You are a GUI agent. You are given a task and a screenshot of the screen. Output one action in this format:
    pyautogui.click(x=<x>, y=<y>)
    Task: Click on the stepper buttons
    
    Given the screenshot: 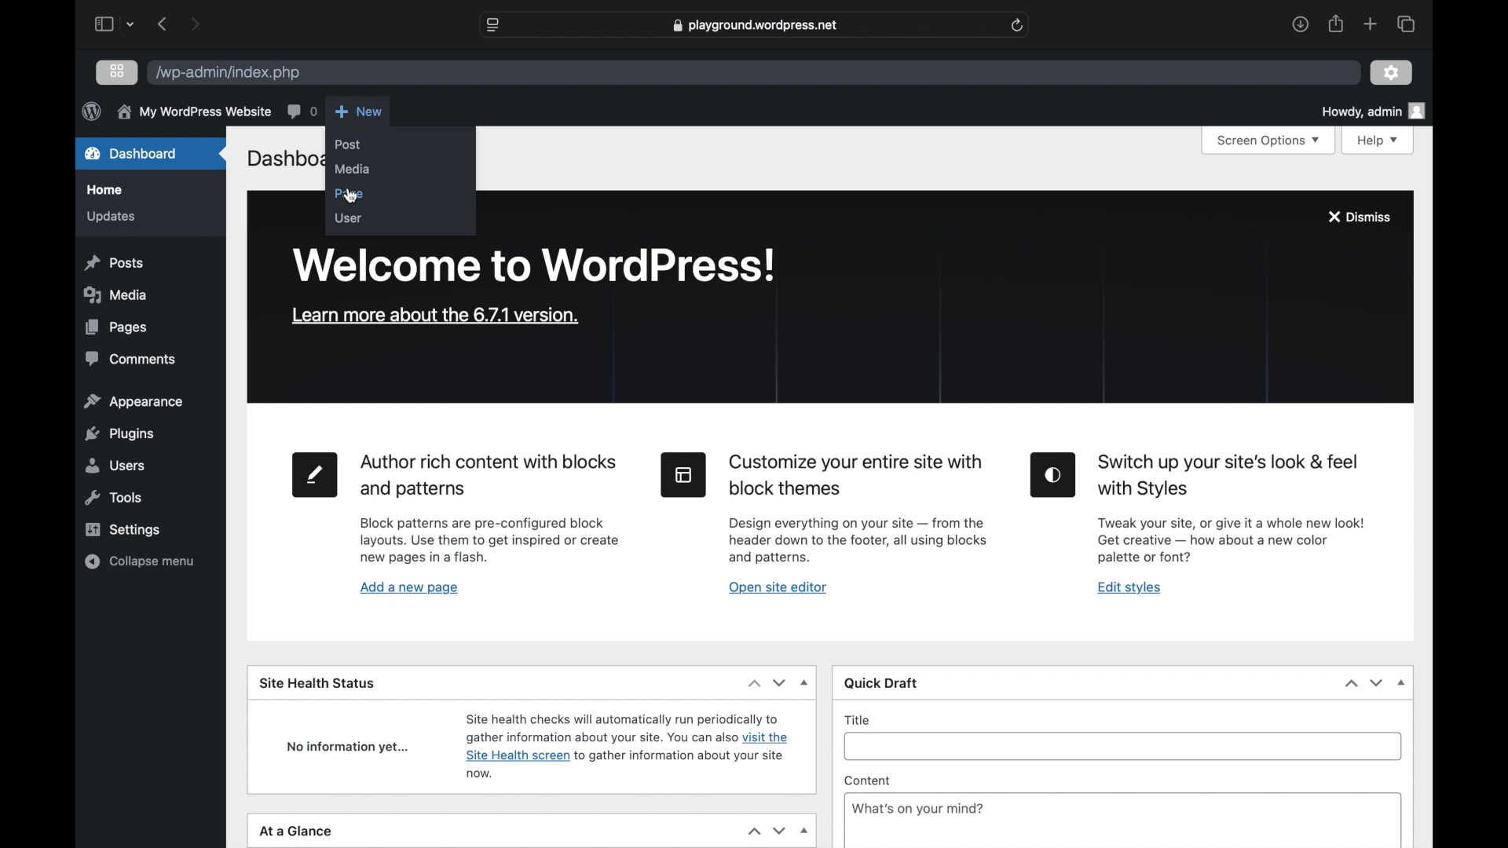 What is the action you would take?
    pyautogui.click(x=767, y=682)
    